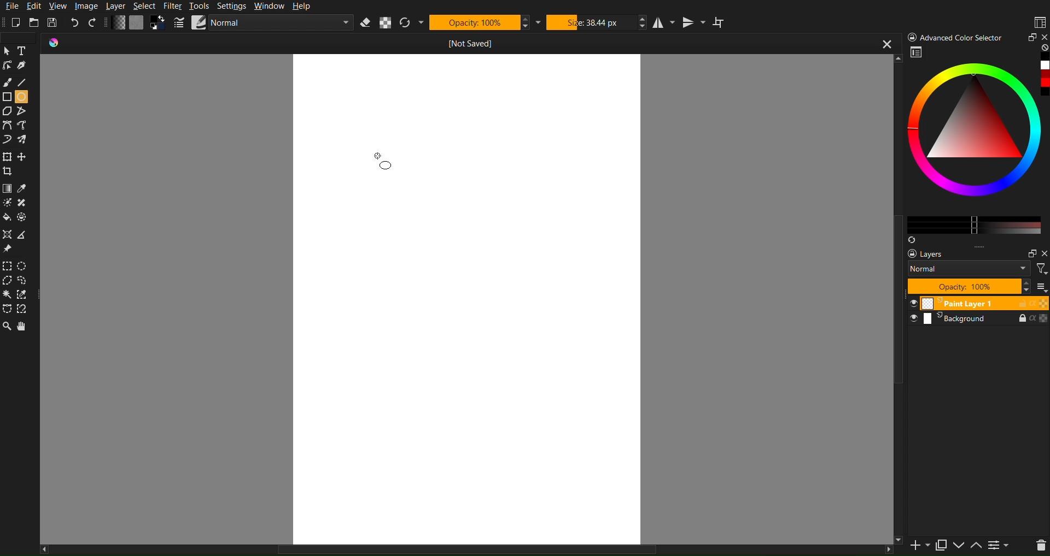 This screenshot has height=556, width=1050. What do you see at coordinates (1029, 253) in the screenshot?
I see `maximize` at bounding box center [1029, 253].